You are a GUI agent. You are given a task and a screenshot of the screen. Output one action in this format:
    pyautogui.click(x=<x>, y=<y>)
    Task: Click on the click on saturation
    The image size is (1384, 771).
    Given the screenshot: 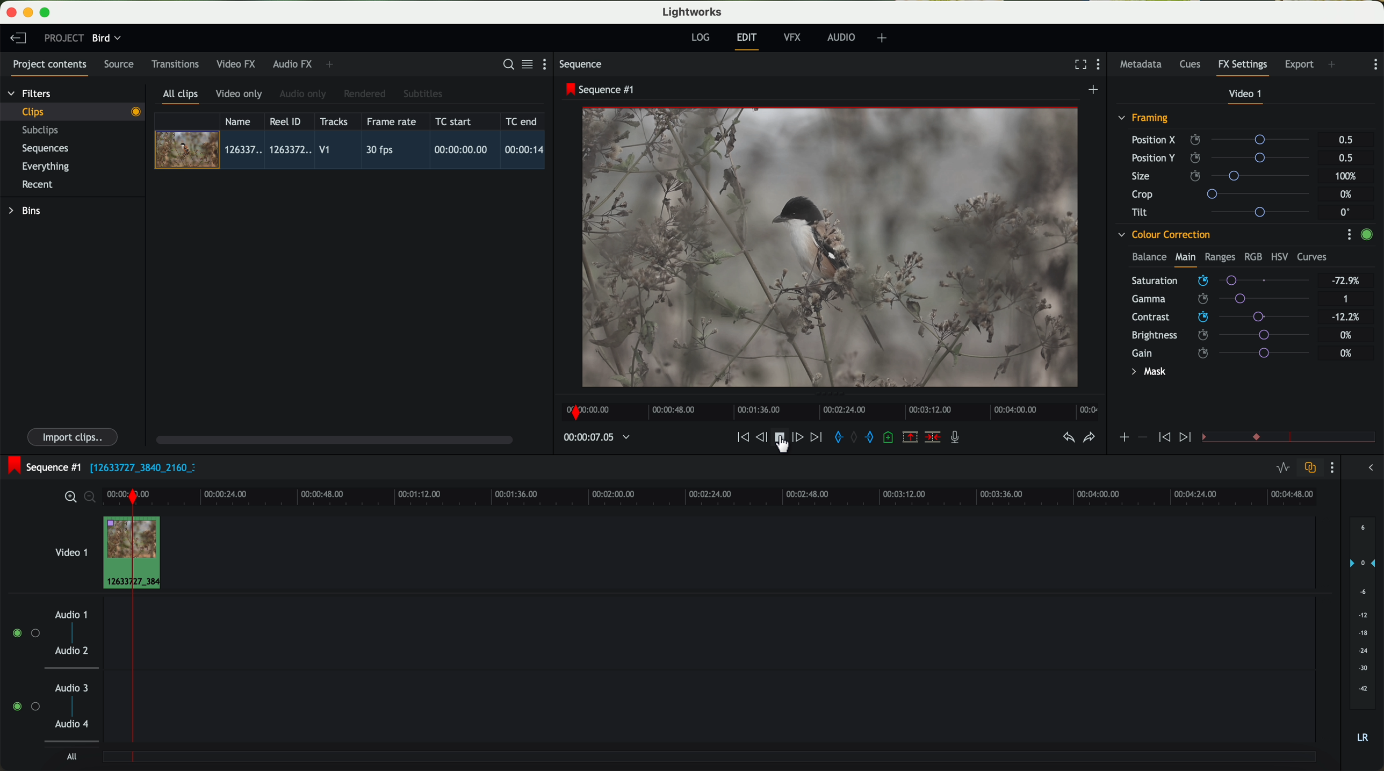 What is the action you would take?
    pyautogui.click(x=1215, y=299)
    